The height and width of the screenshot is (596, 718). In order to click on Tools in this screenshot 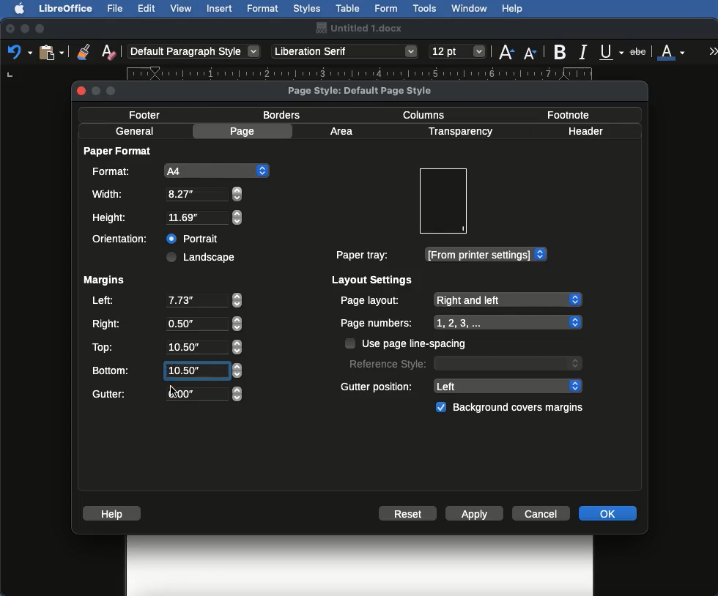, I will do `click(426, 9)`.